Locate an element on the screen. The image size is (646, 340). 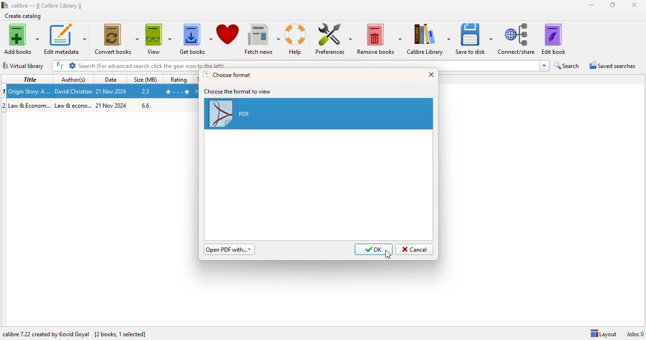
view is located at coordinates (159, 40).